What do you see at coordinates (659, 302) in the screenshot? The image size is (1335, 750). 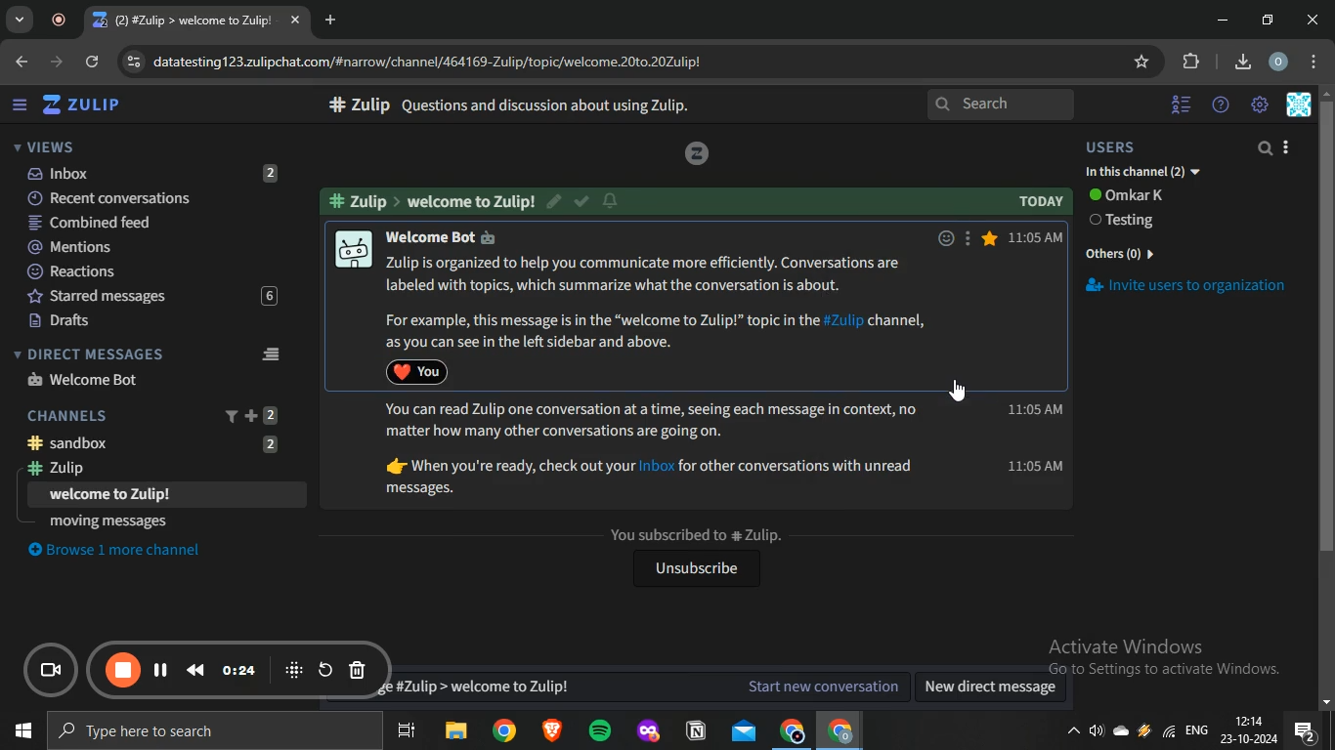 I see `zulip and channel descriptions` at bounding box center [659, 302].